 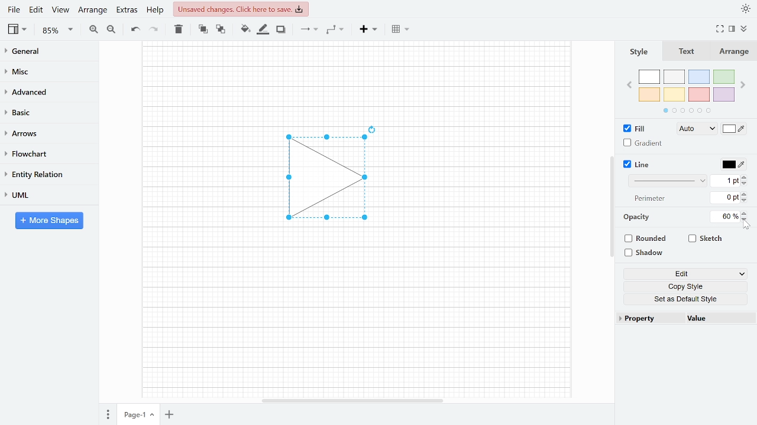 What do you see at coordinates (744, 83) in the screenshot?
I see `Next` at bounding box center [744, 83].